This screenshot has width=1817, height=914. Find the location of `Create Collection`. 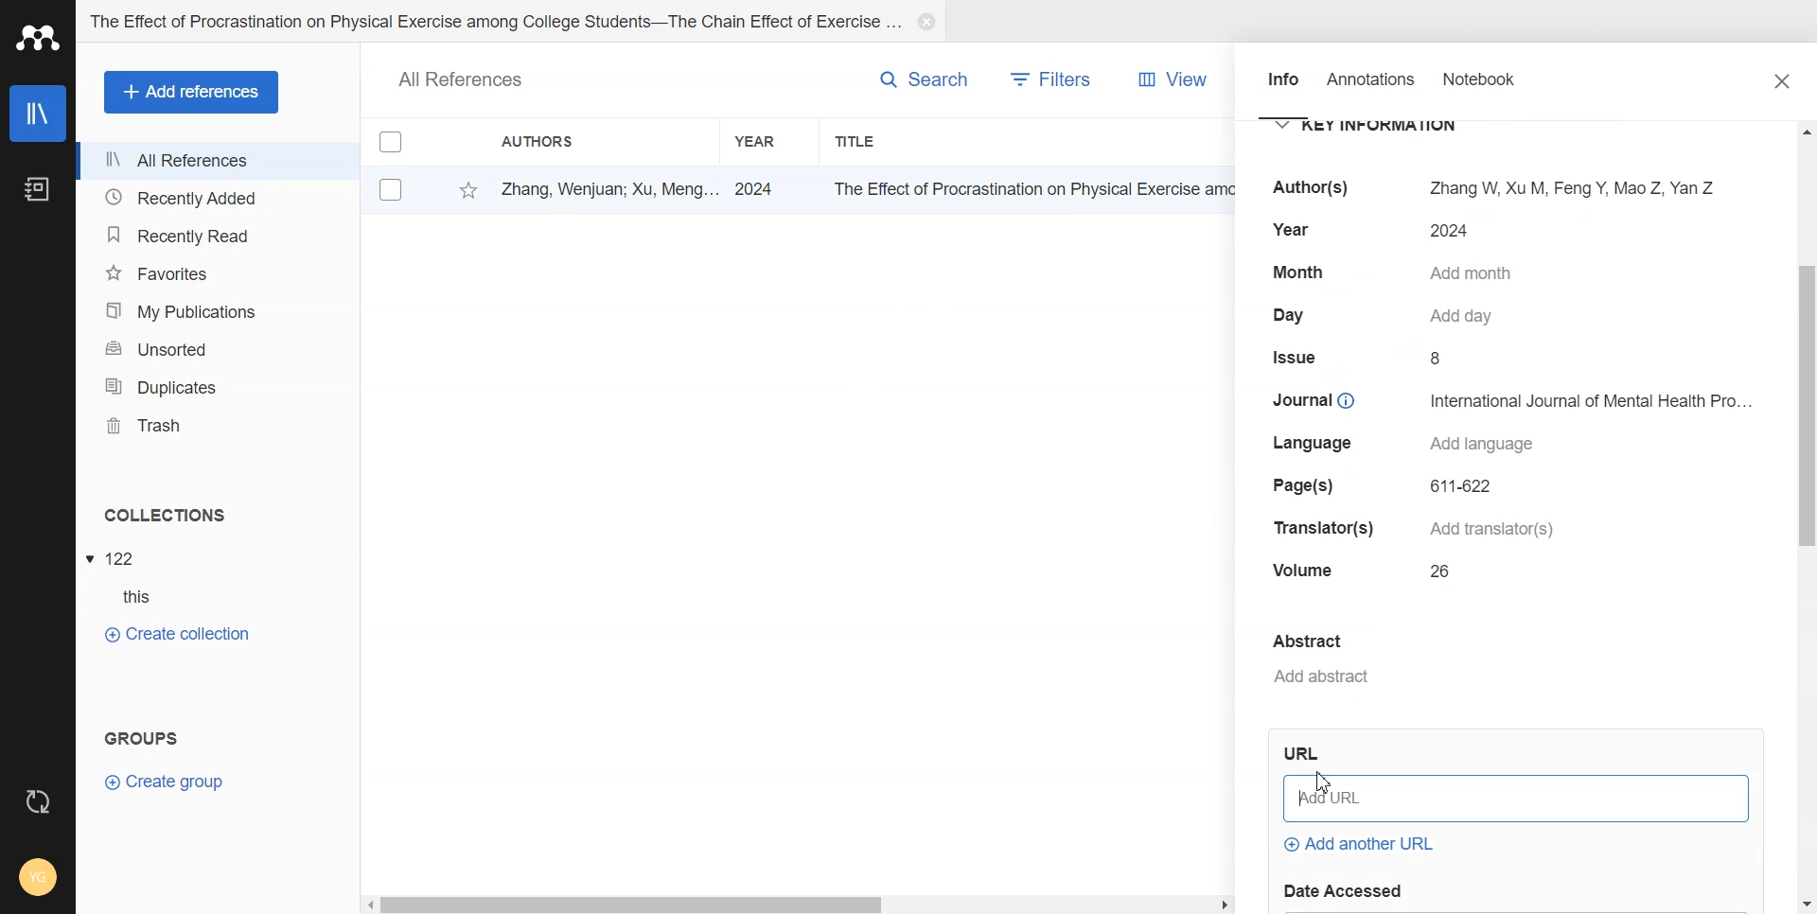

Create Collection is located at coordinates (177, 634).